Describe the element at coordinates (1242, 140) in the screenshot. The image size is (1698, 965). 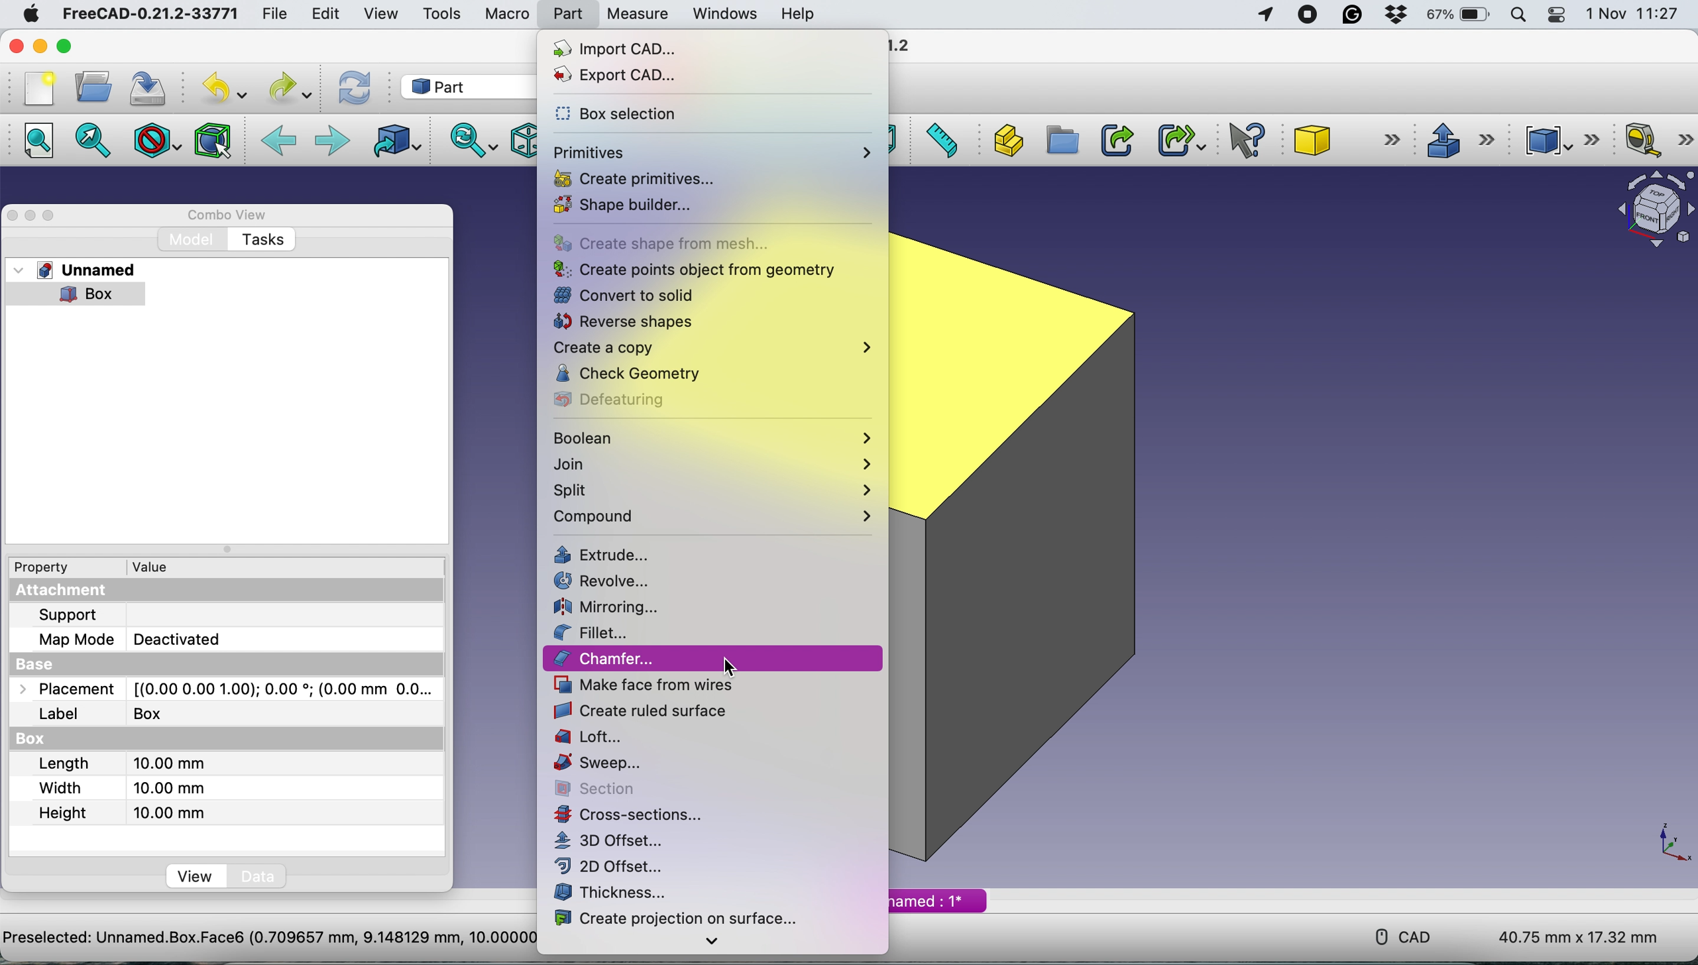
I see `what's this` at that location.